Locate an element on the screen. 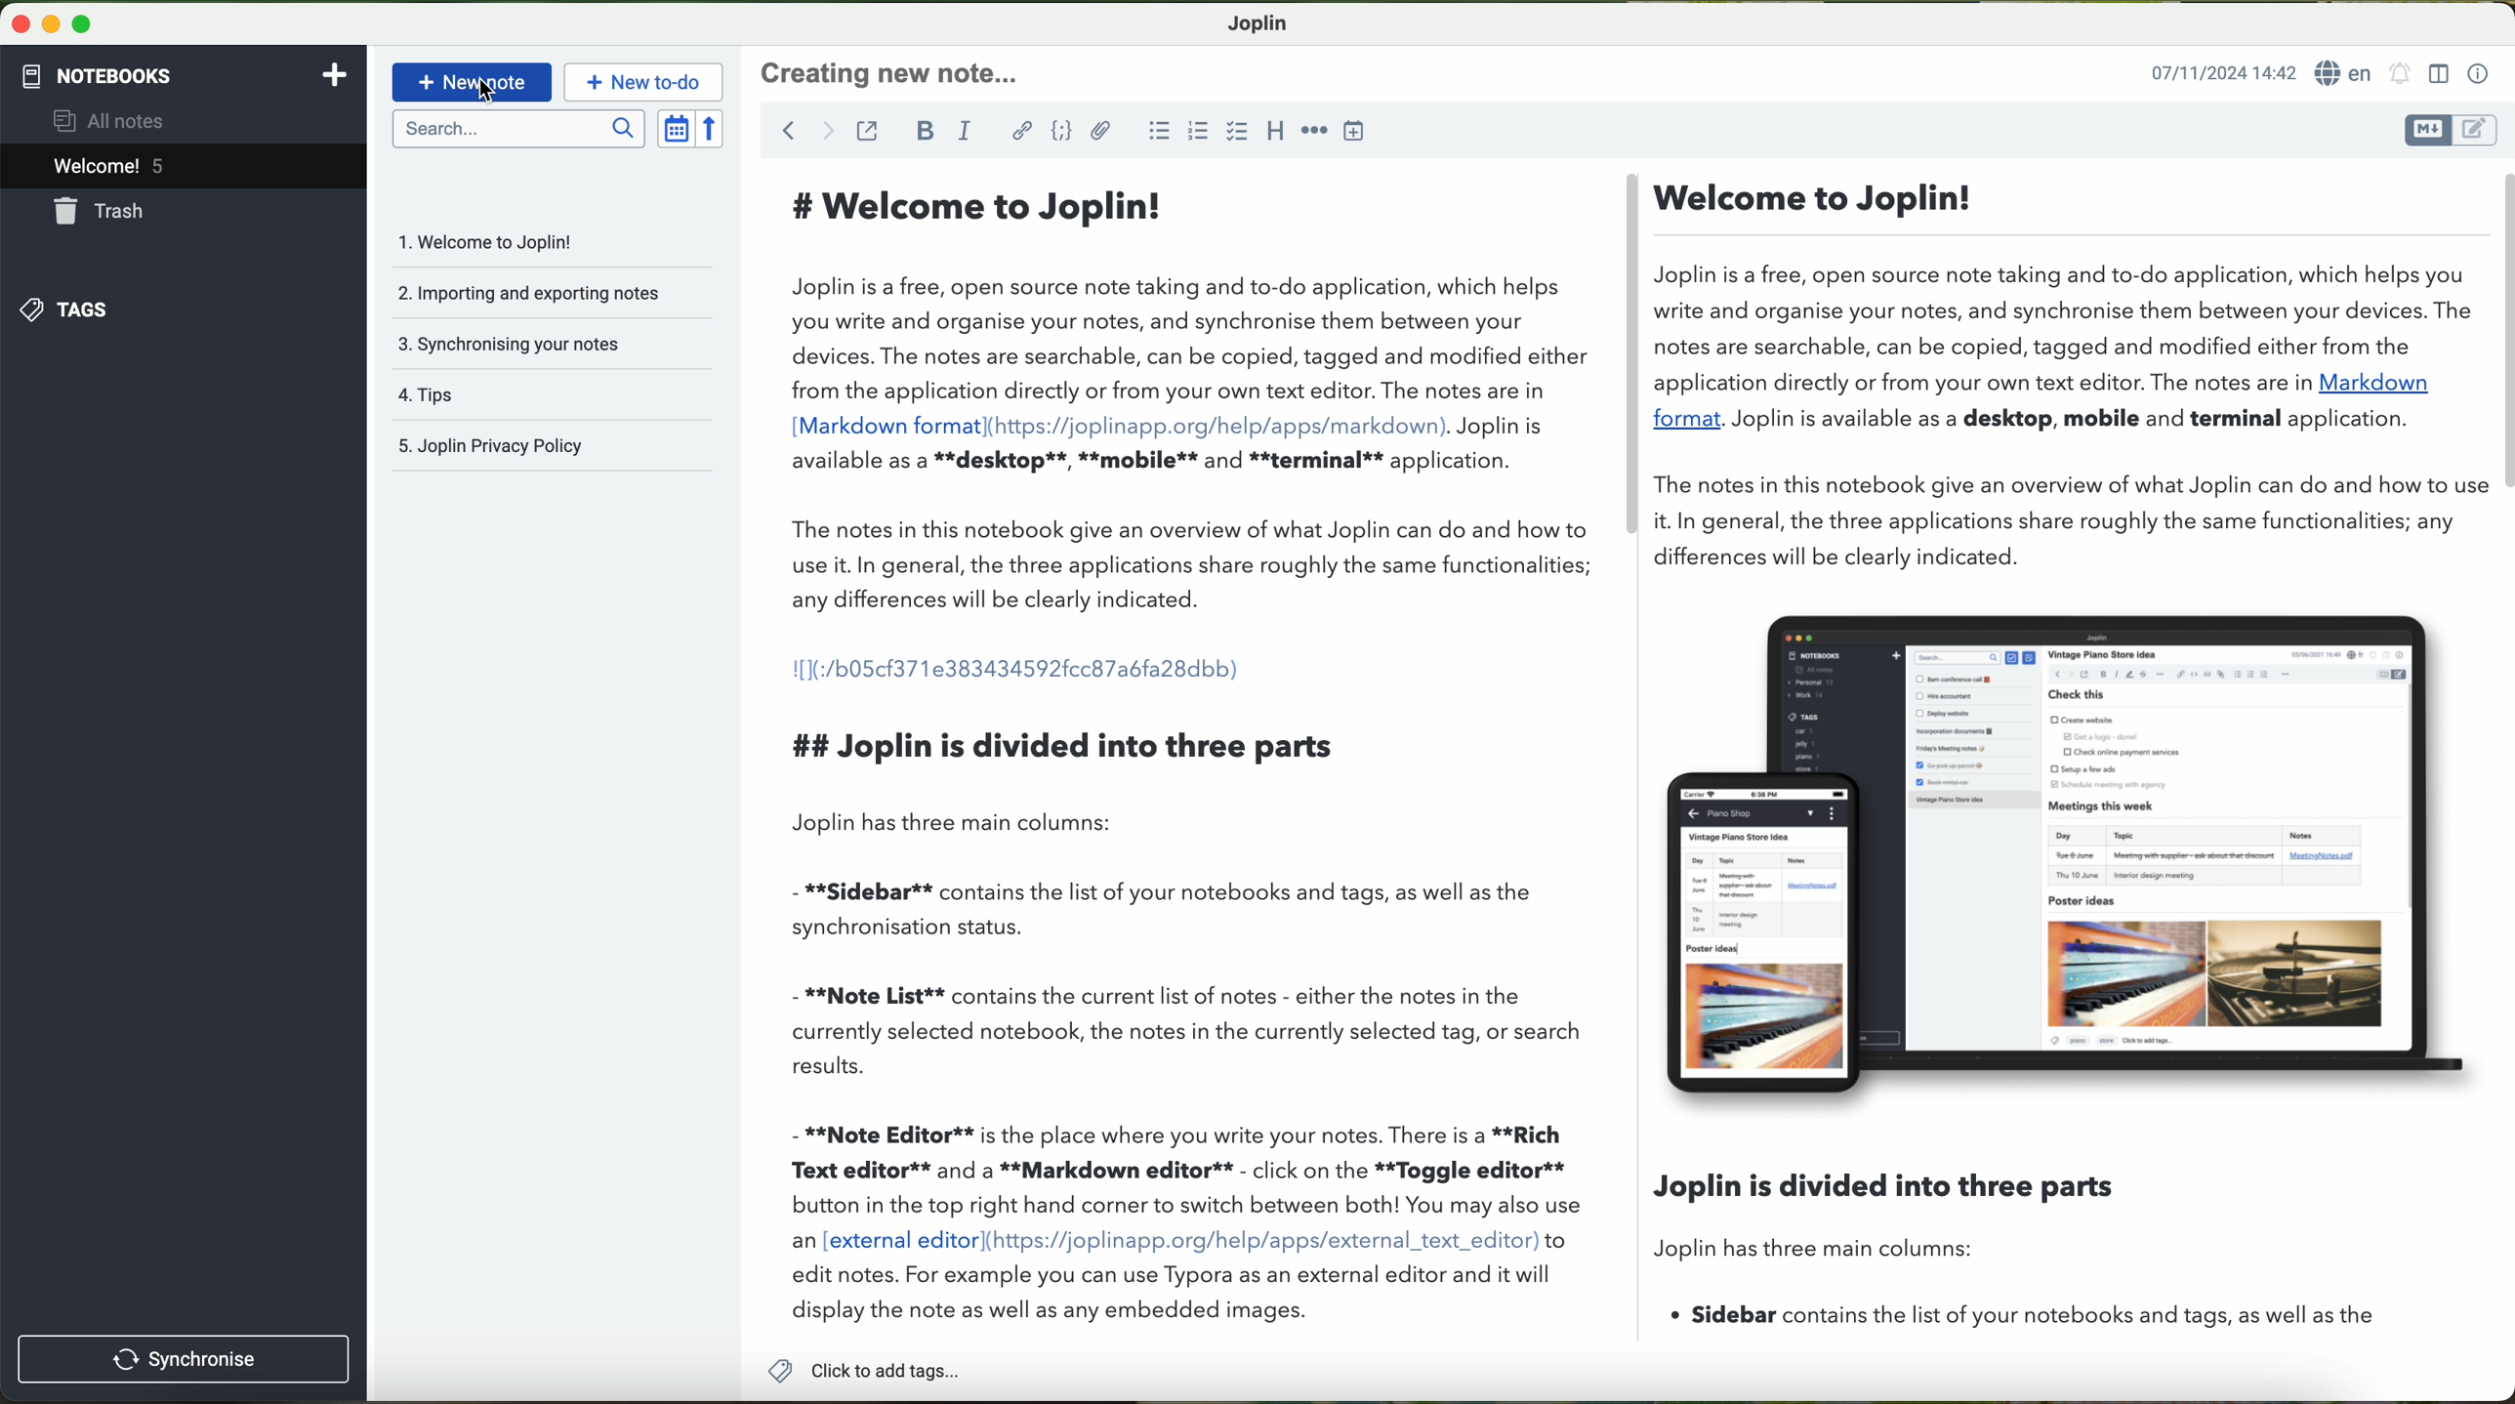 The width and height of the screenshot is (2515, 1404). italic is located at coordinates (969, 131).